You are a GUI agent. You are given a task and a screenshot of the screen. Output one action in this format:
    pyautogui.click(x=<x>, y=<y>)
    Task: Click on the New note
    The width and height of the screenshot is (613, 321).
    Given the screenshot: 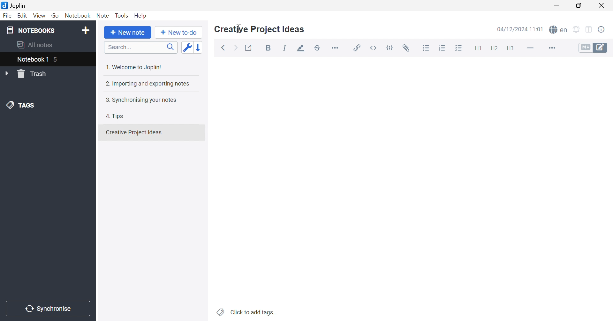 What is the action you would take?
    pyautogui.click(x=127, y=32)
    